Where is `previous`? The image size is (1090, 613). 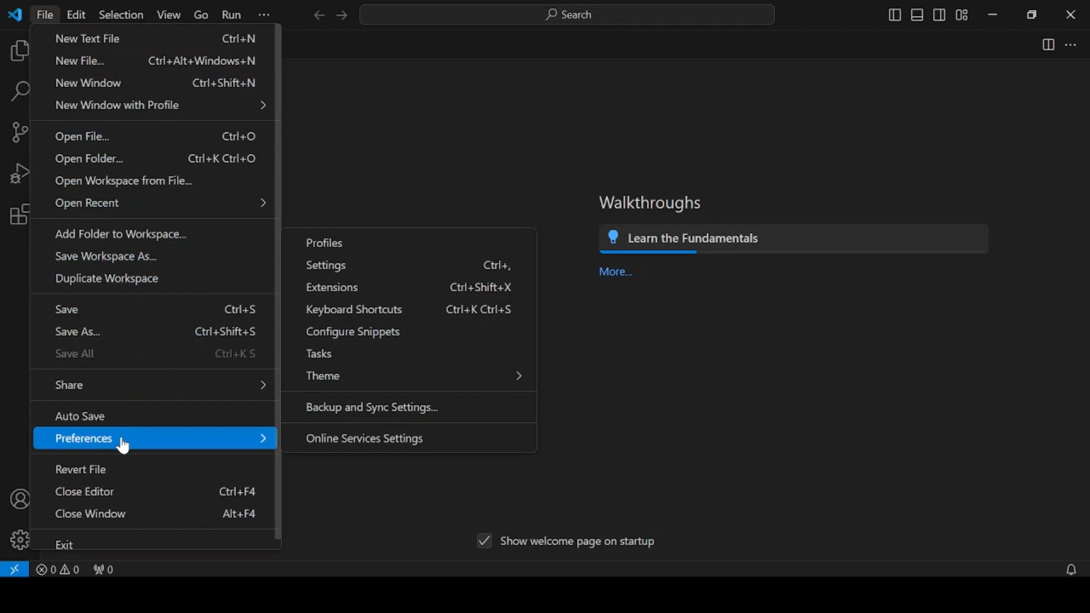 previous is located at coordinates (318, 15).